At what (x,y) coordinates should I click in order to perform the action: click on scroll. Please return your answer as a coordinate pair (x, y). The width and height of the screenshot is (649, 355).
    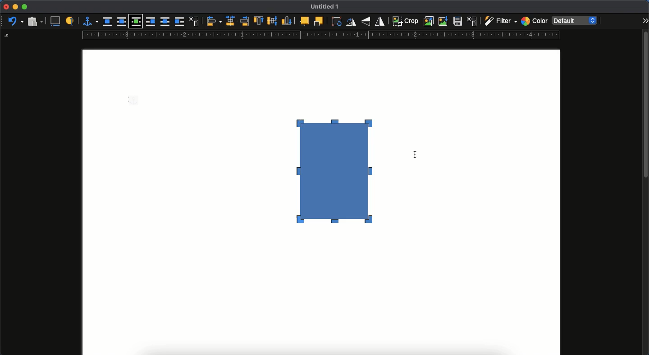
    Looking at the image, I should click on (646, 192).